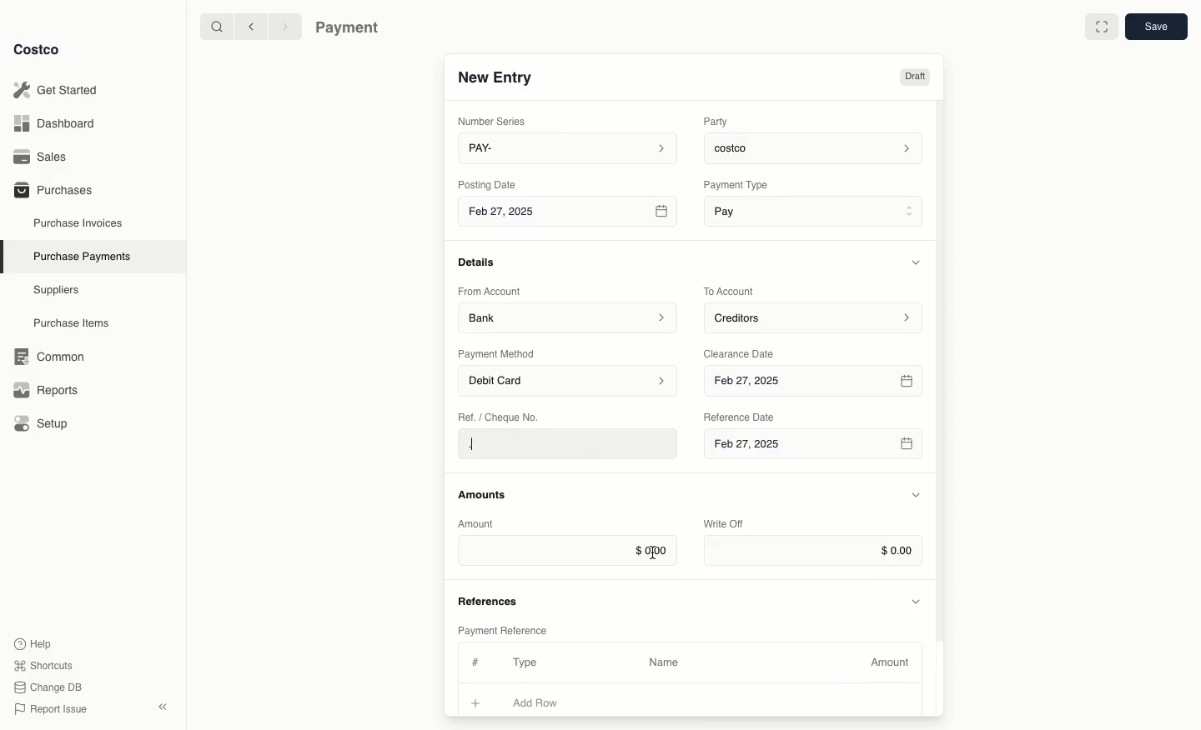 Image resolution: width=1201 pixels, height=730 pixels. I want to click on Change DB, so click(51, 687).